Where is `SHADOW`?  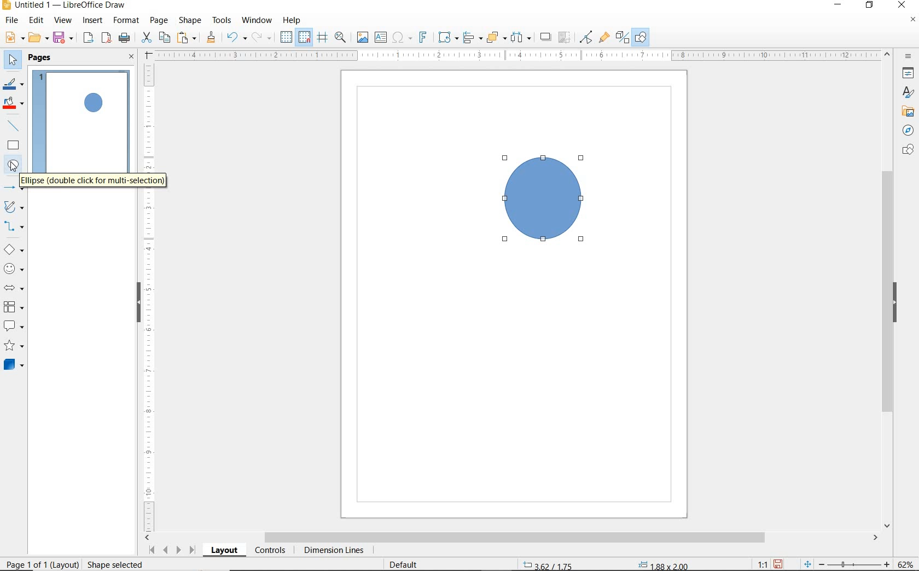
SHADOW is located at coordinates (546, 38).